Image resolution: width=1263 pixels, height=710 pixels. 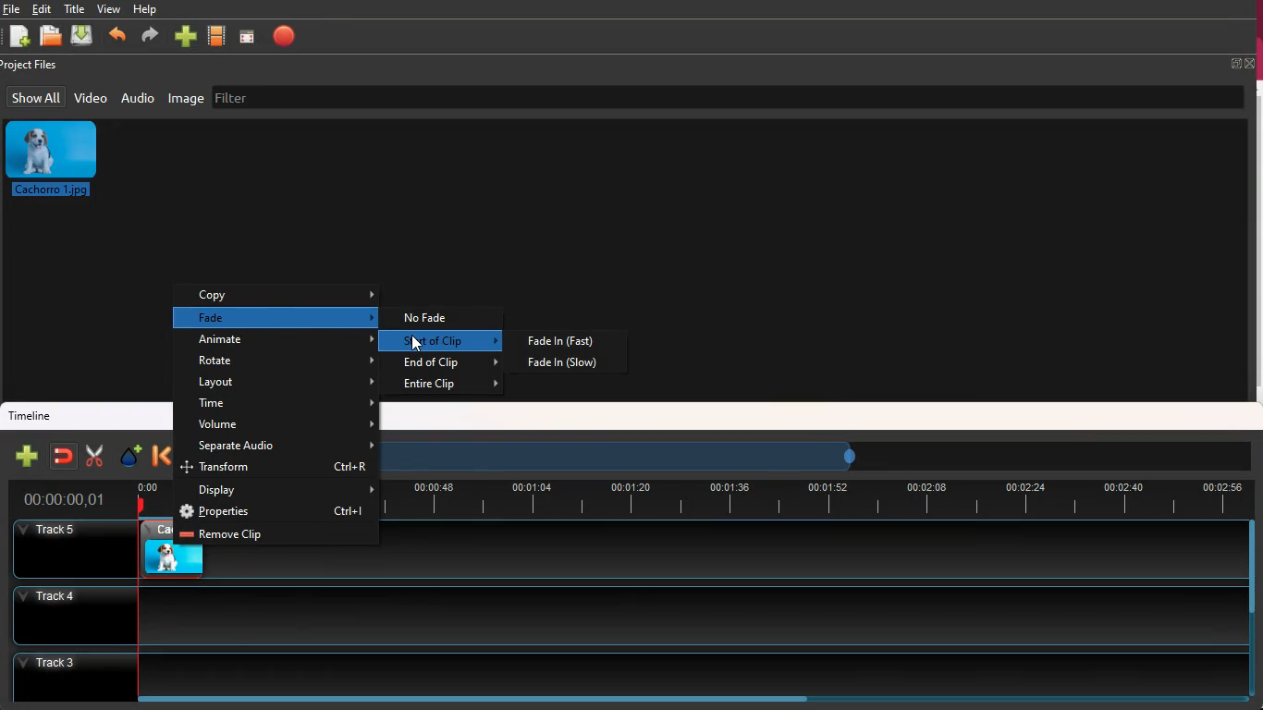 I want to click on open files, so click(x=51, y=36).